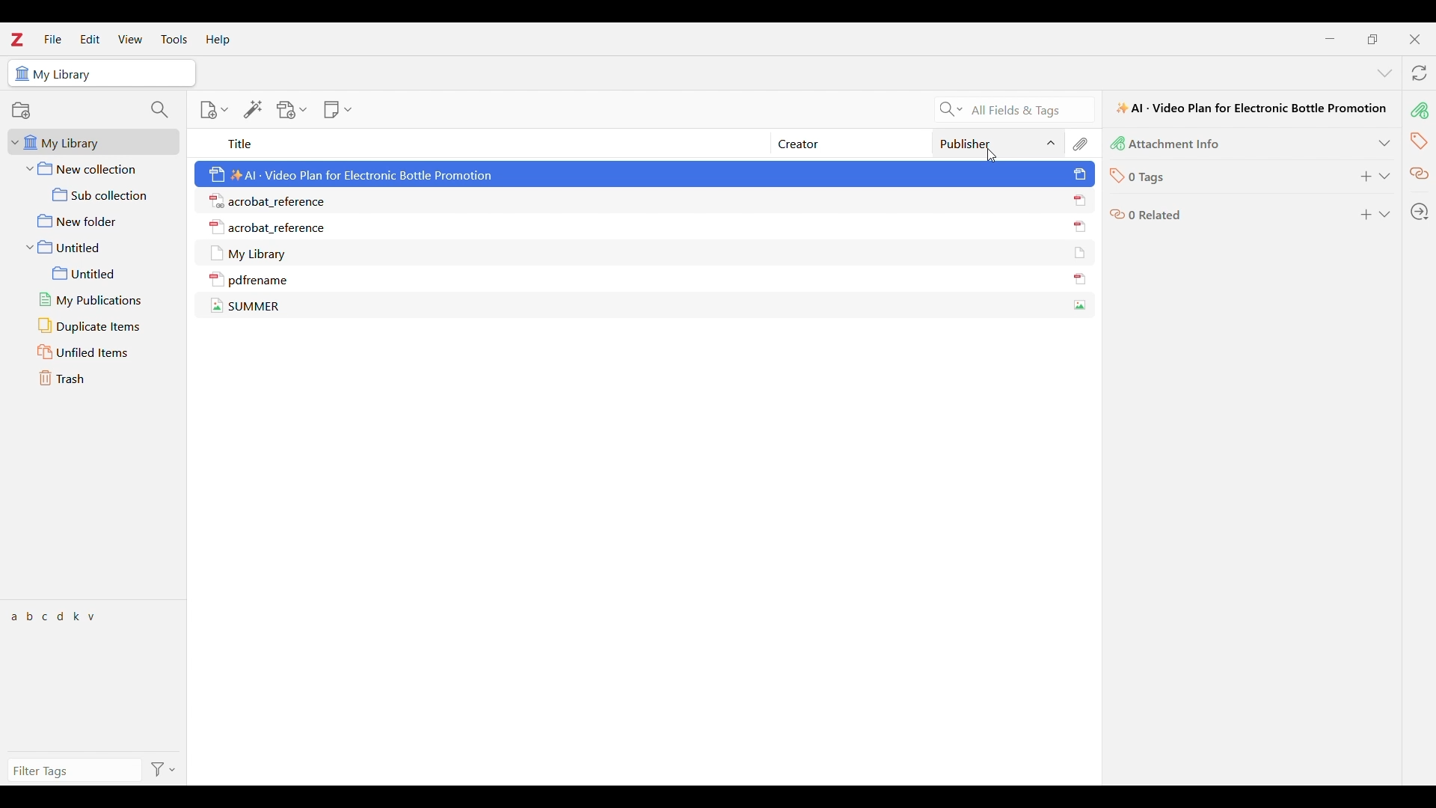 The width and height of the screenshot is (1436, 808). Describe the element at coordinates (93, 195) in the screenshot. I see `Sub collection` at that location.